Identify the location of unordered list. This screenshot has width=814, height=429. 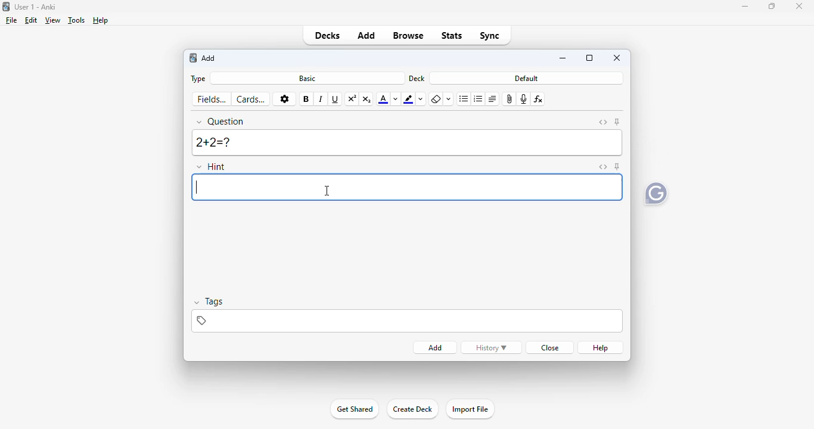
(464, 100).